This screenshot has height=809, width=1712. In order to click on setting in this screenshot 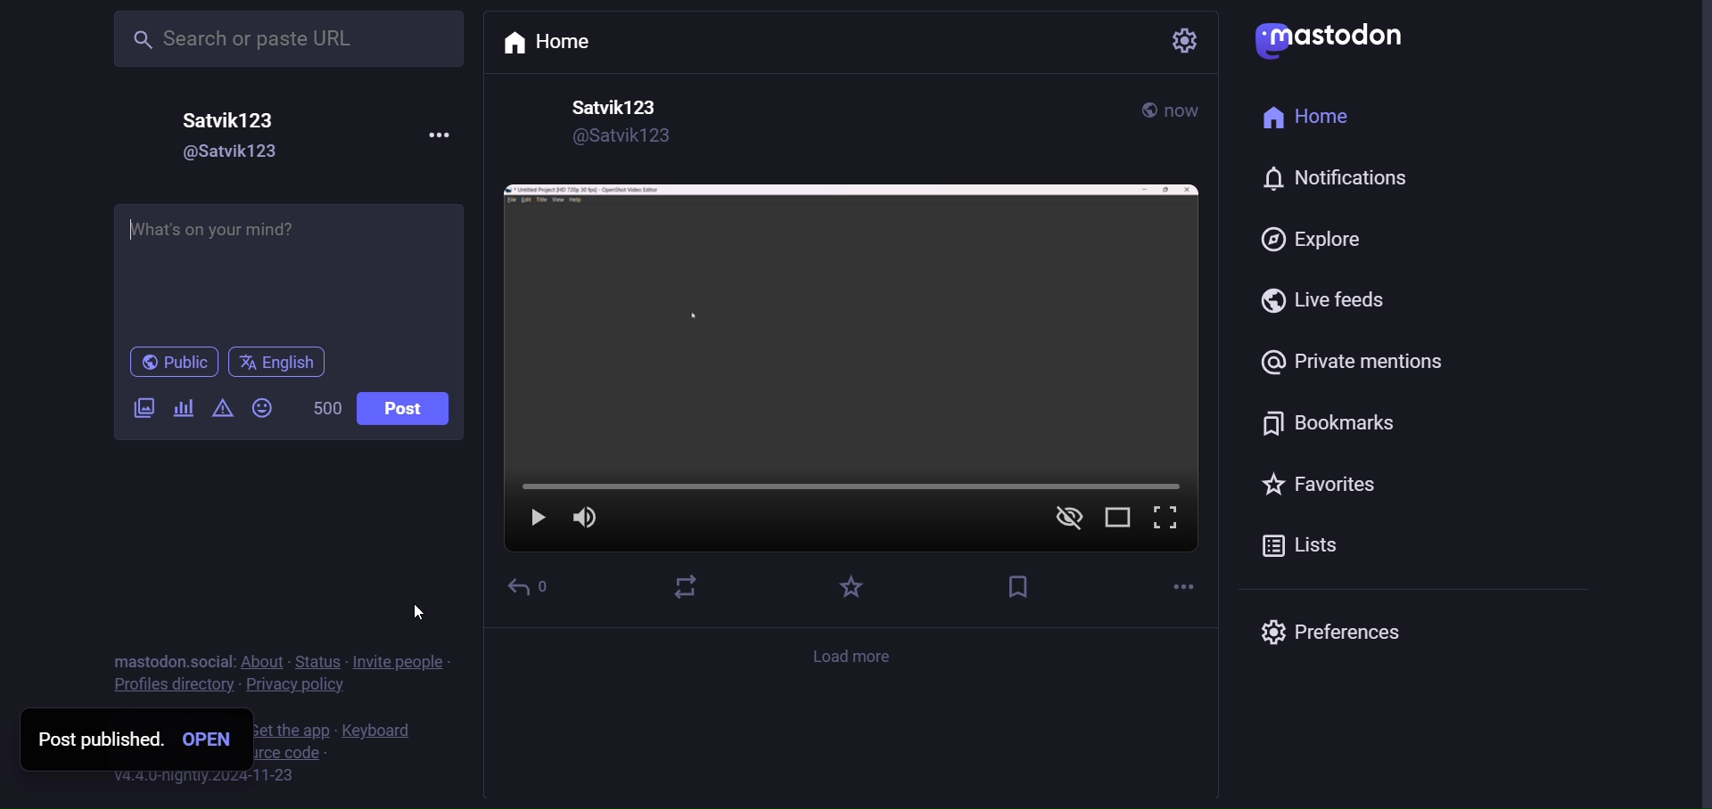, I will do `click(1181, 41)`.